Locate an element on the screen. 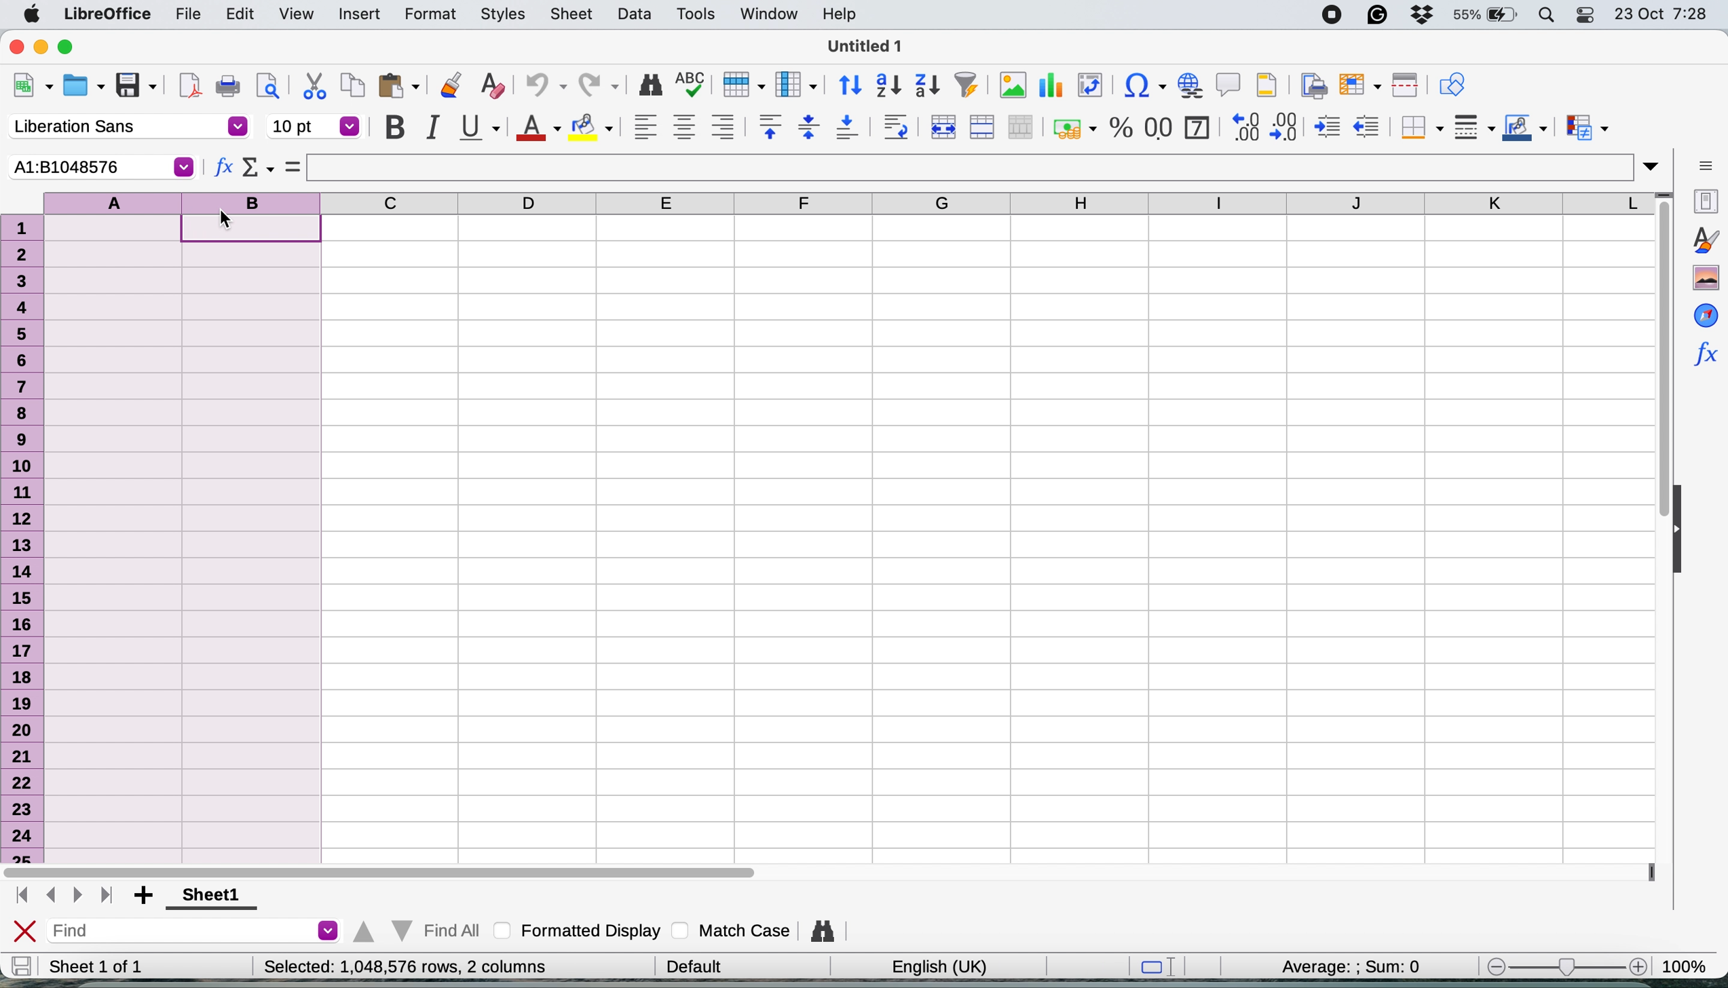 This screenshot has width=1728, height=988. wrap text is located at coordinates (899, 127).